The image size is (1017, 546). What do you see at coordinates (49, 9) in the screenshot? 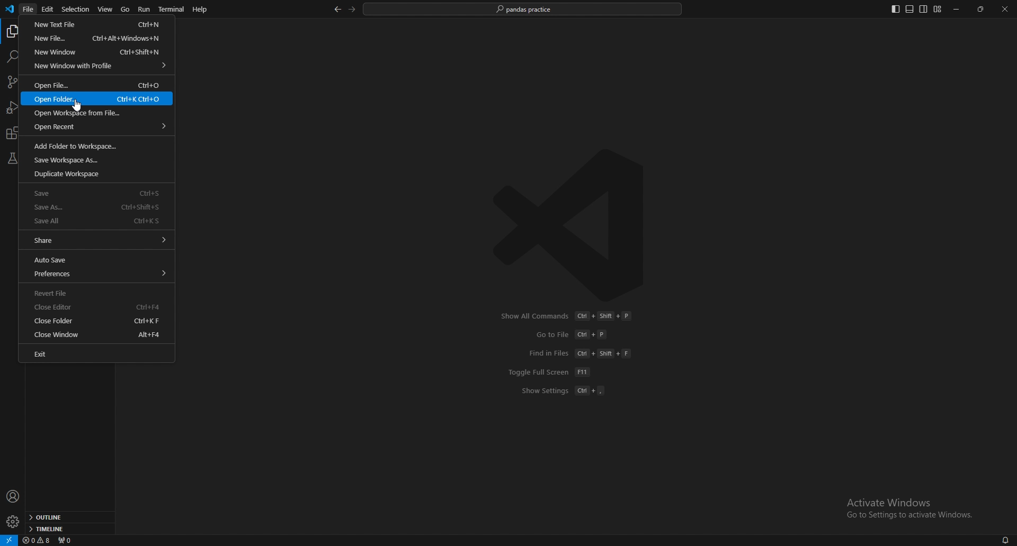
I see `edit` at bounding box center [49, 9].